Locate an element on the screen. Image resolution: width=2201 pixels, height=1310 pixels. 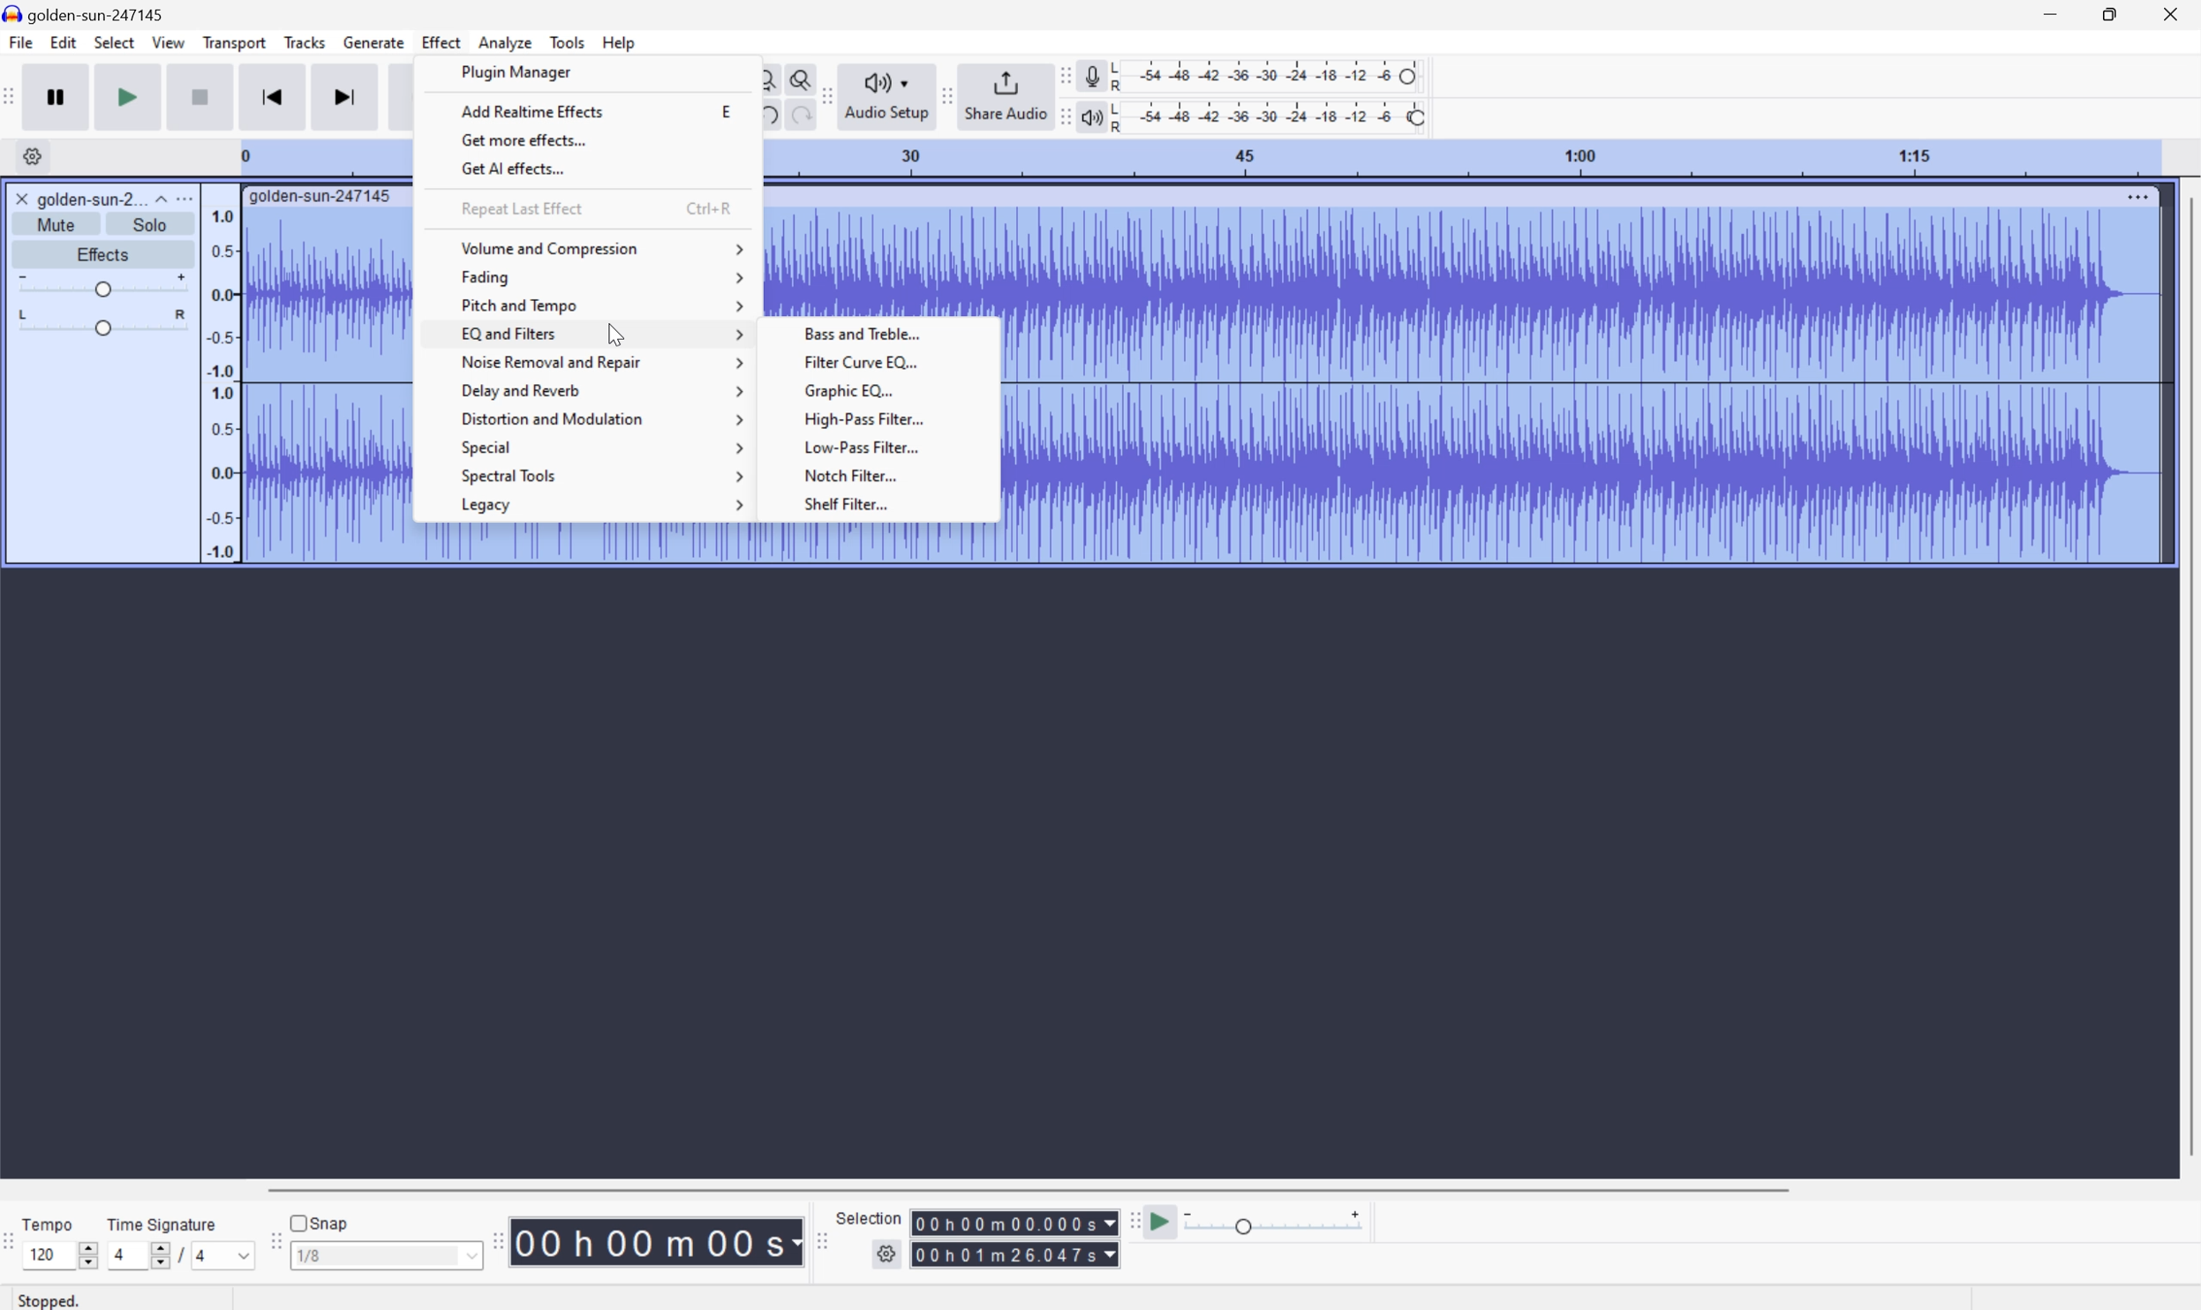
Audacity selection toolbar is located at coordinates (818, 1238).